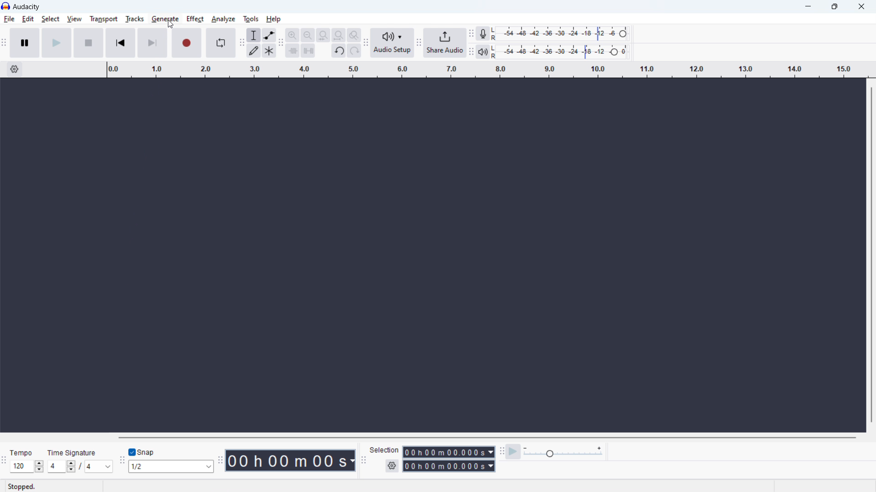  Describe the element at coordinates (808, 7) in the screenshot. I see `minimize` at that location.